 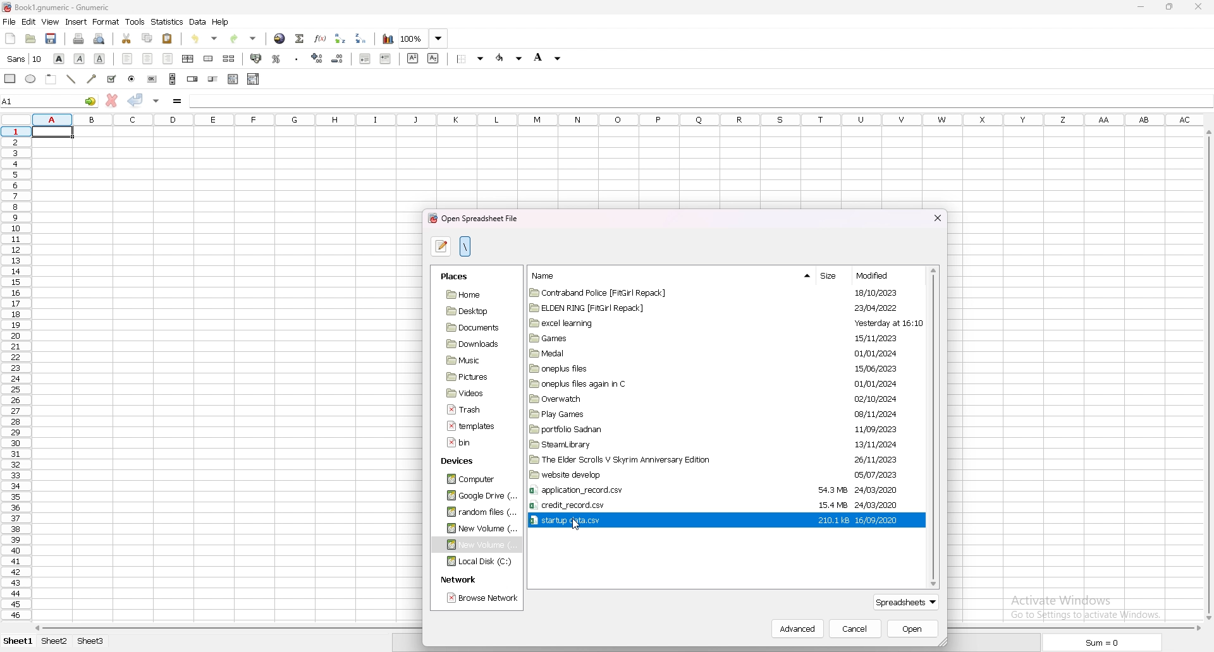 I want to click on selected cell, so click(x=53, y=132).